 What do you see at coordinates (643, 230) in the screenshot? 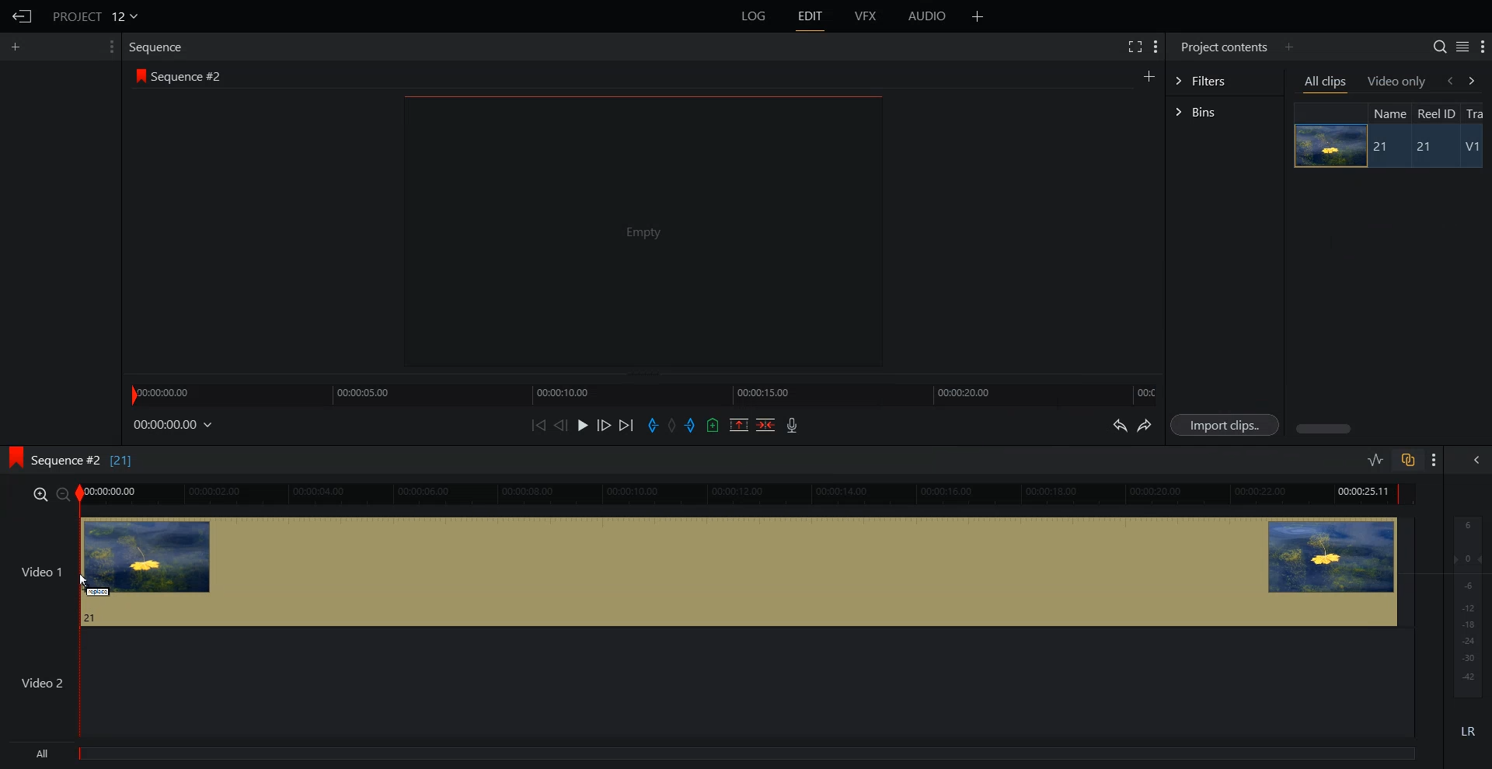
I see `File Preview` at bounding box center [643, 230].